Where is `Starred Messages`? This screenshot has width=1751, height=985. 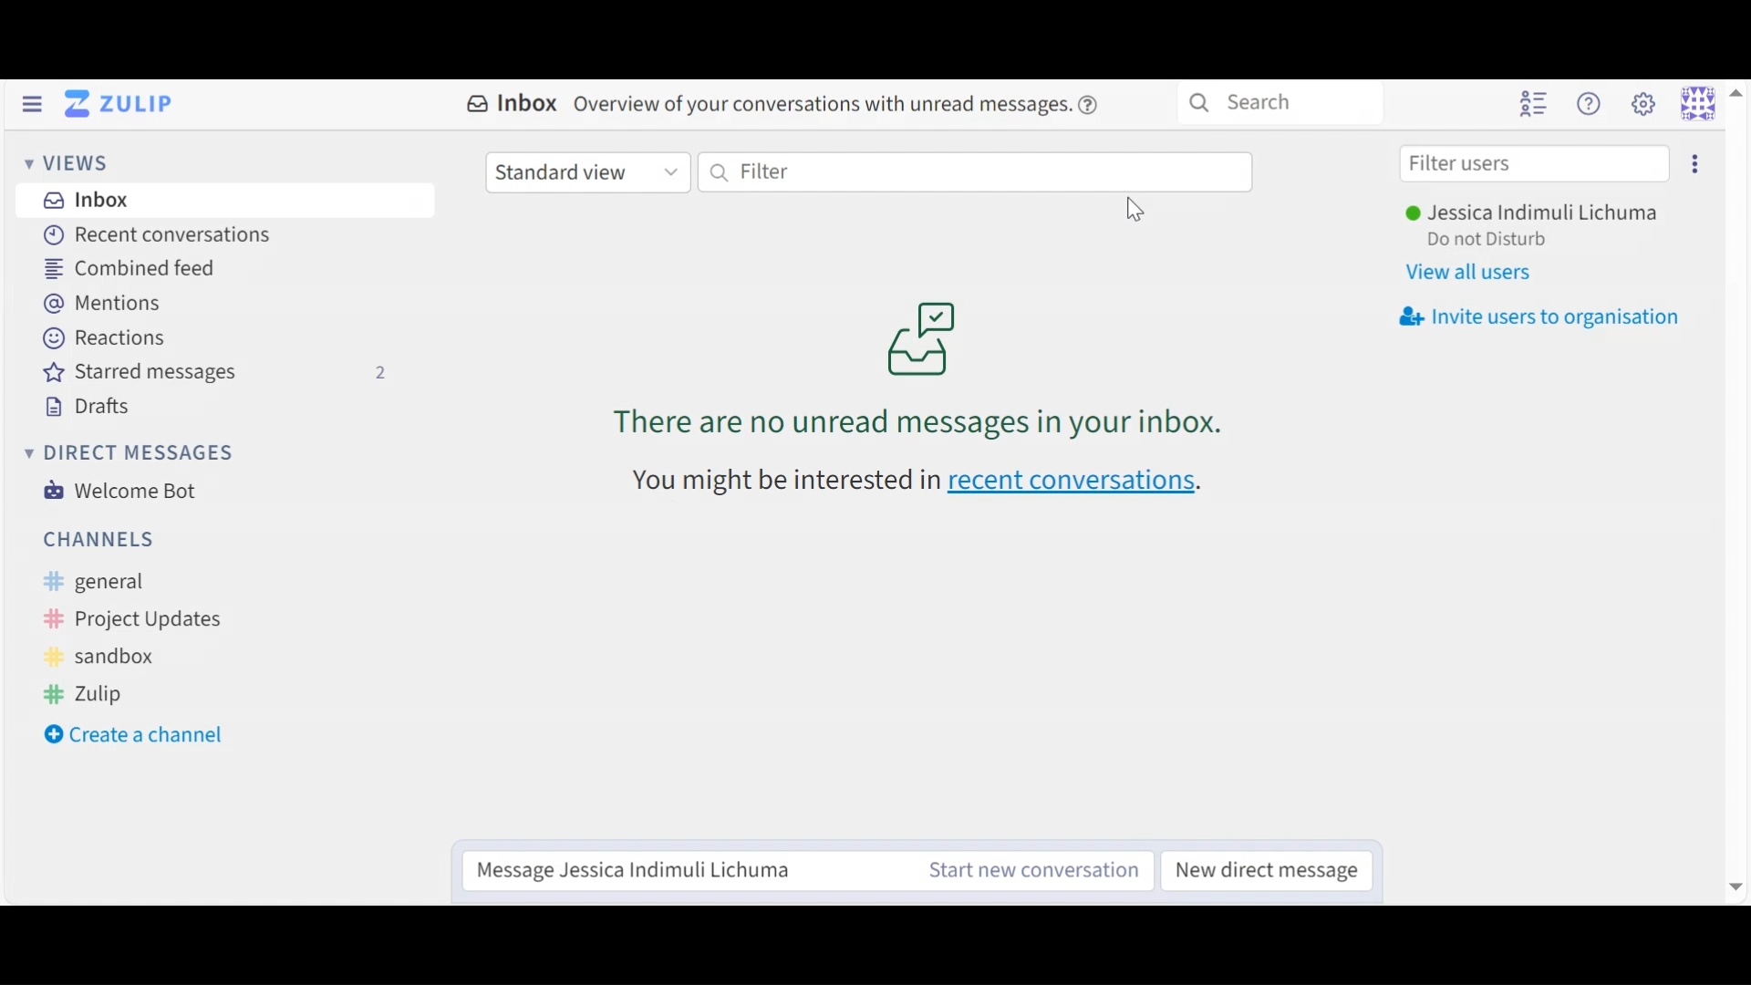
Starred Messages is located at coordinates (216, 374).